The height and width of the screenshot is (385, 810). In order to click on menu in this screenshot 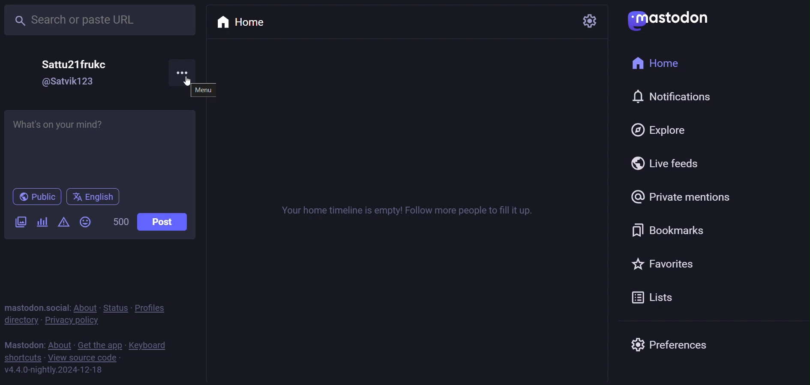, I will do `click(207, 90)`.